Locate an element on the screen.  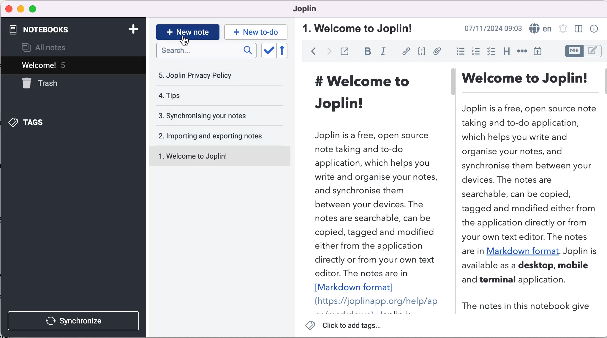
notebooks is located at coordinates (44, 30).